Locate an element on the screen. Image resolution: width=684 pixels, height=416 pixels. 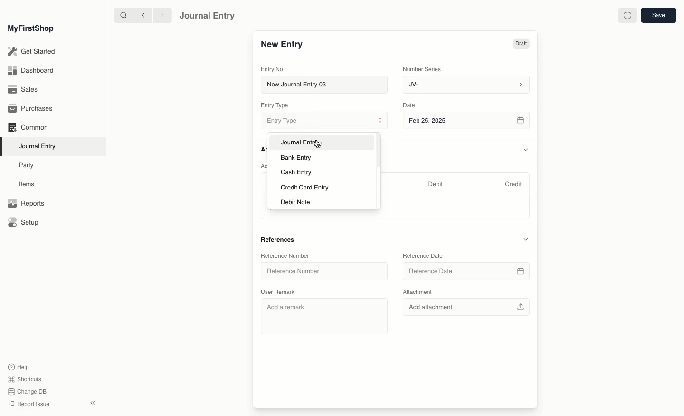
Help is located at coordinates (18, 366).